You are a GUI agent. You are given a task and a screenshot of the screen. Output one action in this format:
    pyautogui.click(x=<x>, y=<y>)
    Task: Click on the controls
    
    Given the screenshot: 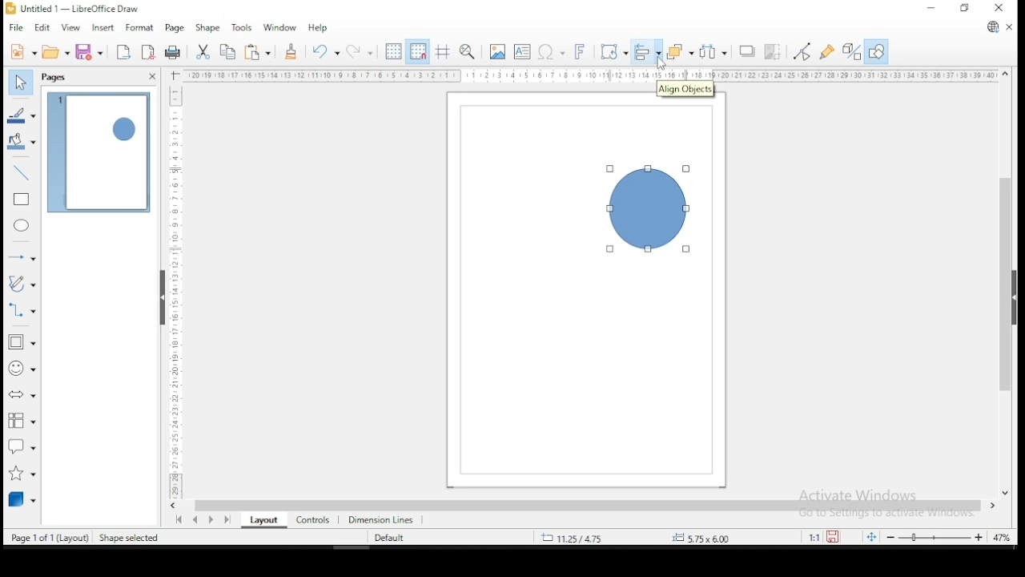 What is the action you would take?
    pyautogui.click(x=311, y=518)
    